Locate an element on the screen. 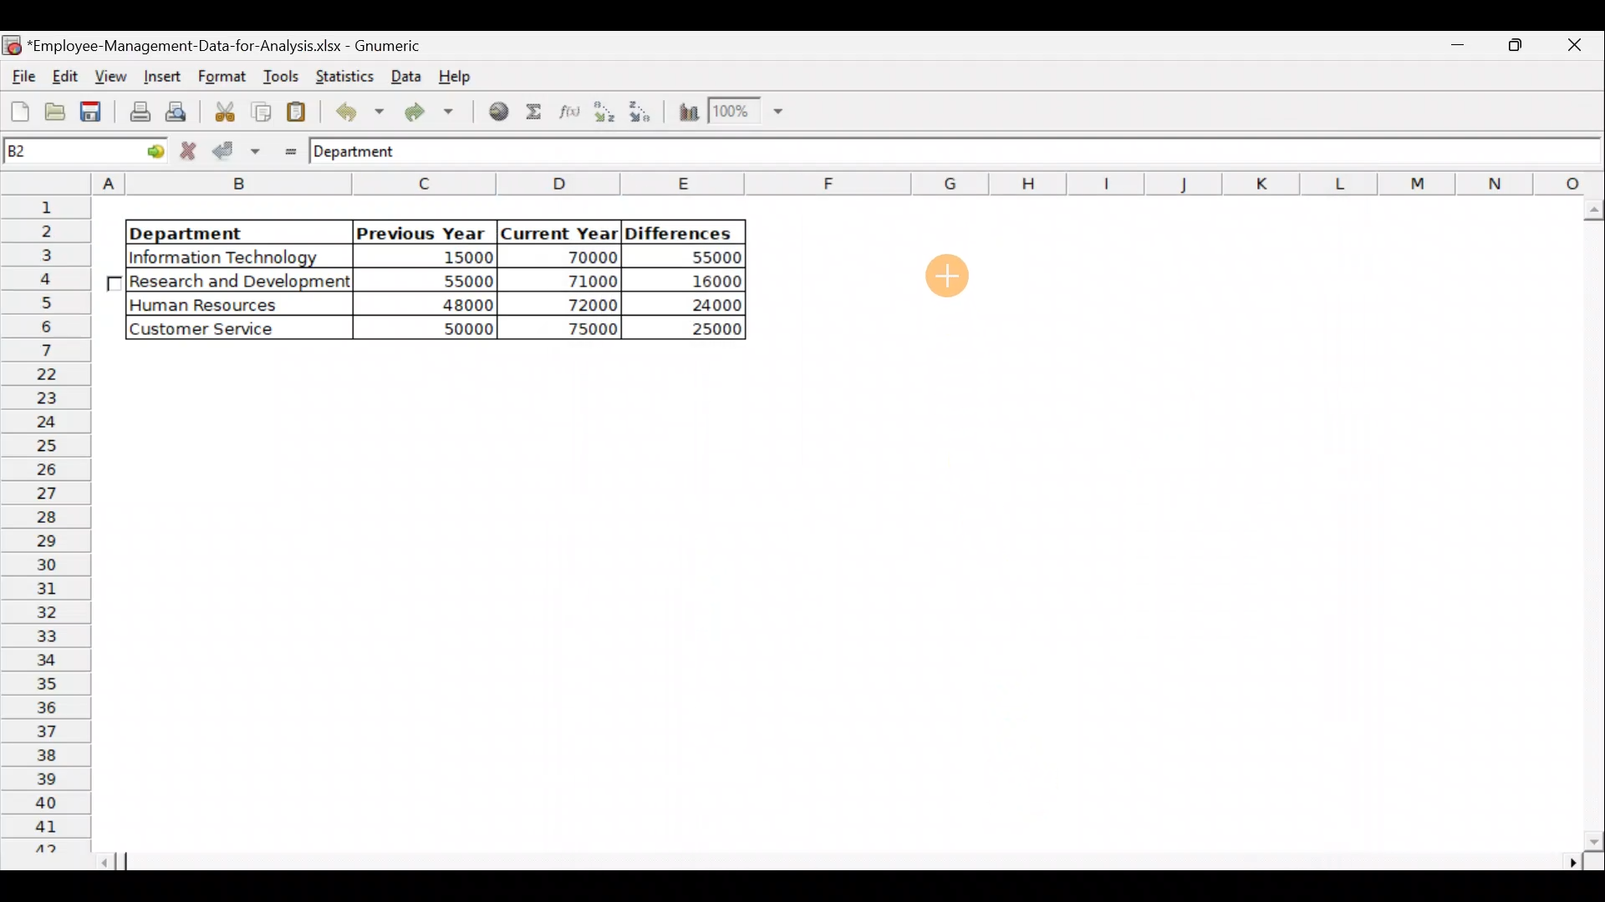 This screenshot has height=902, width=1605. |Information Technology is located at coordinates (237, 256).